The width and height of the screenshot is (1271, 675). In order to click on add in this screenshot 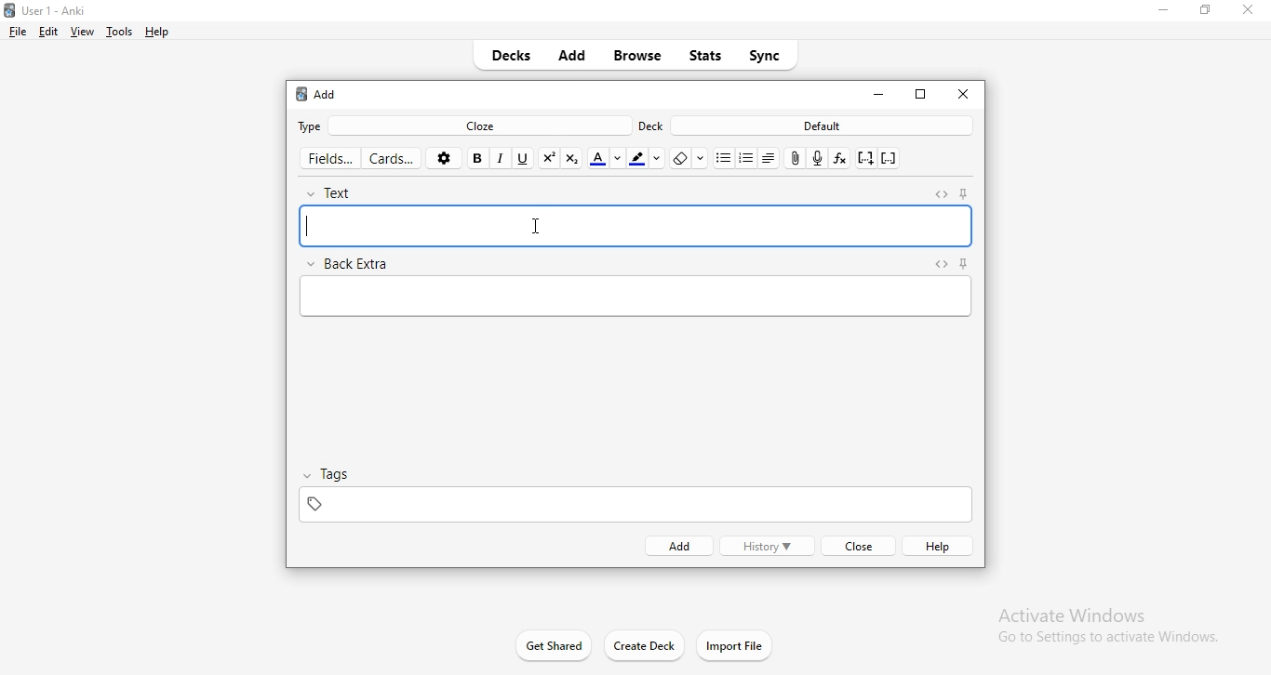, I will do `click(316, 95)`.